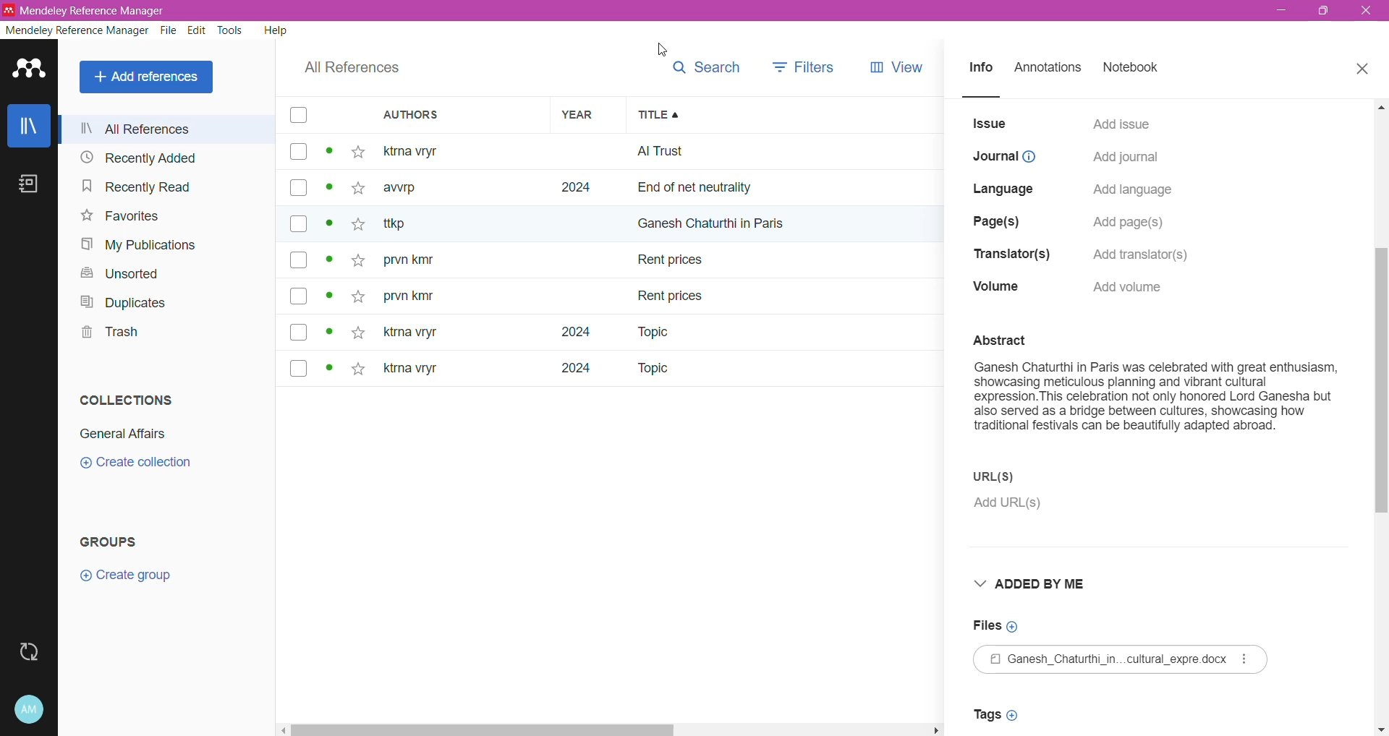 The image size is (1389, 736). I want to click on Info, so click(981, 70).